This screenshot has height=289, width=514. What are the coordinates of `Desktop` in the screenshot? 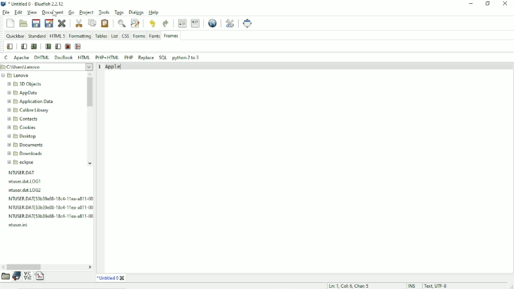 It's located at (23, 136).